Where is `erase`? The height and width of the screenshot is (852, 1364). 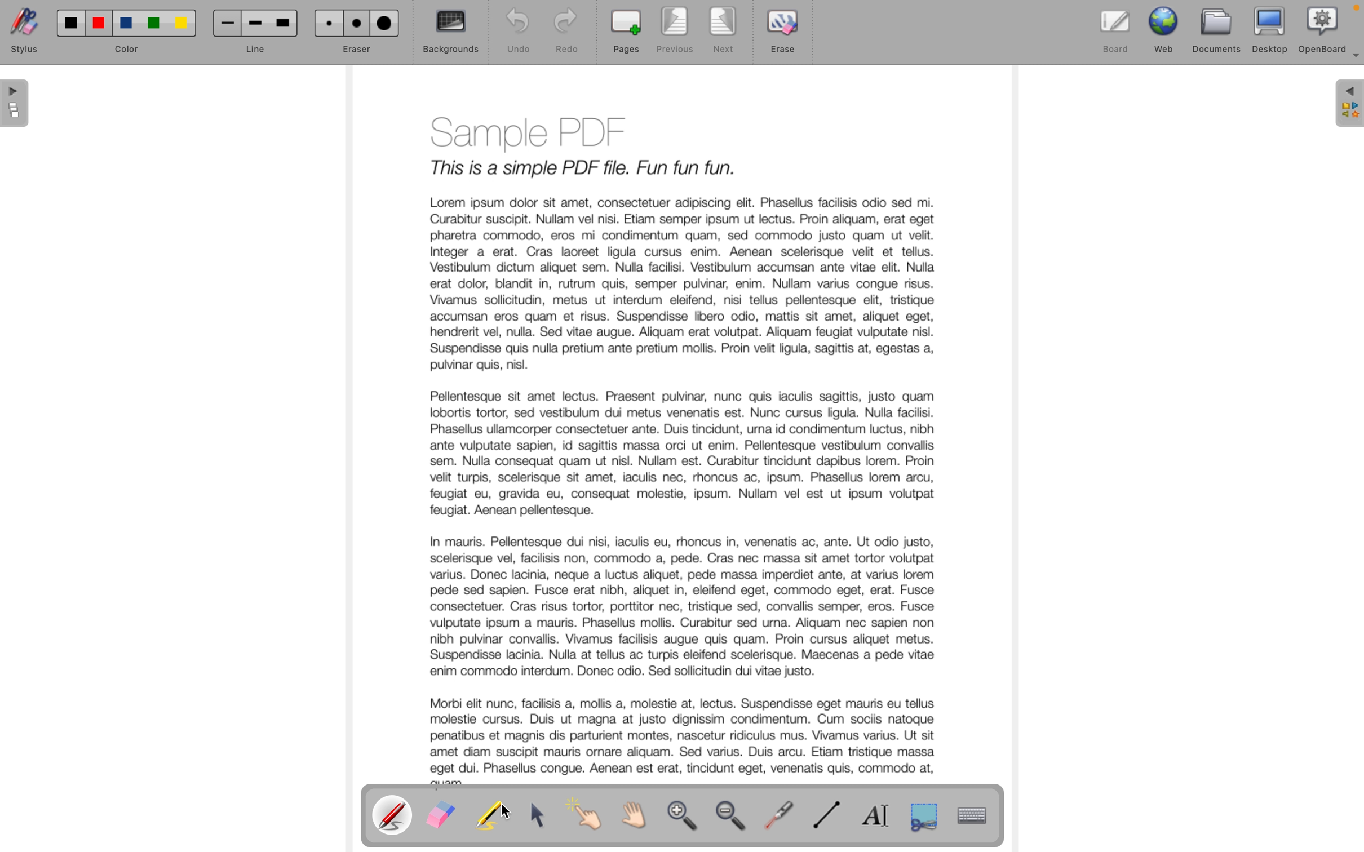 erase is located at coordinates (785, 37).